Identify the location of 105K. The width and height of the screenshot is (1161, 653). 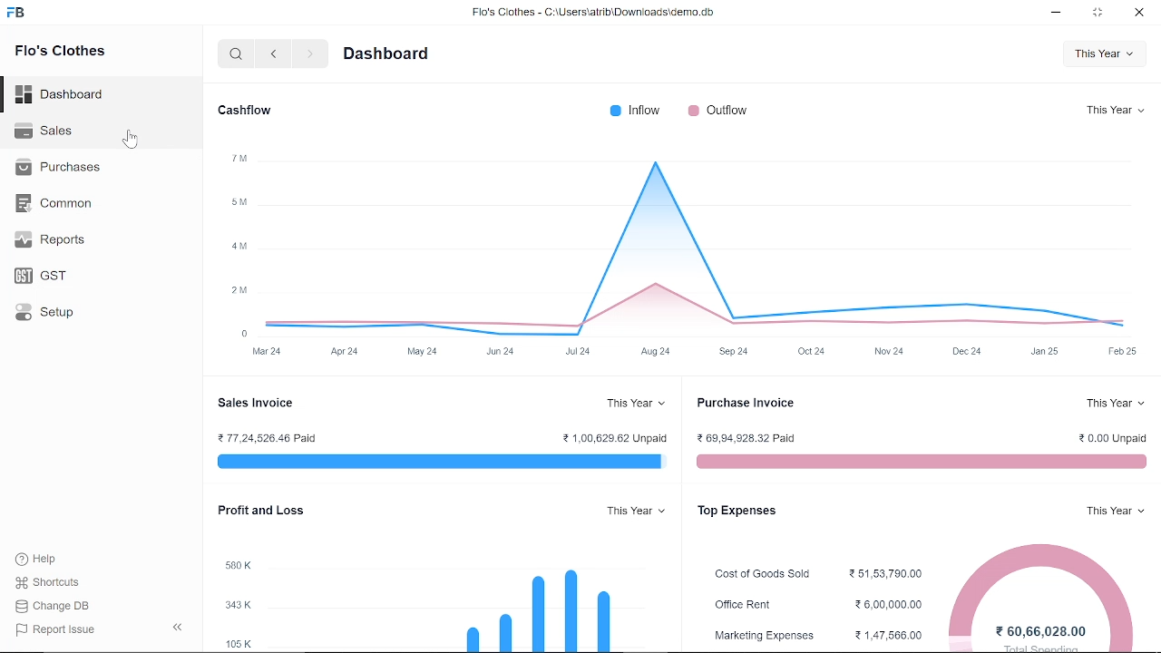
(240, 642).